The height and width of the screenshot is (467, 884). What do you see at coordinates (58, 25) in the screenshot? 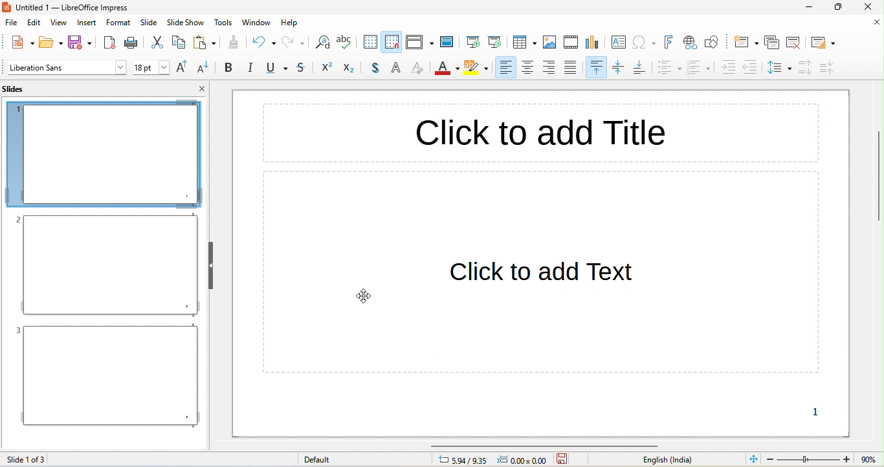
I see `view` at bounding box center [58, 25].